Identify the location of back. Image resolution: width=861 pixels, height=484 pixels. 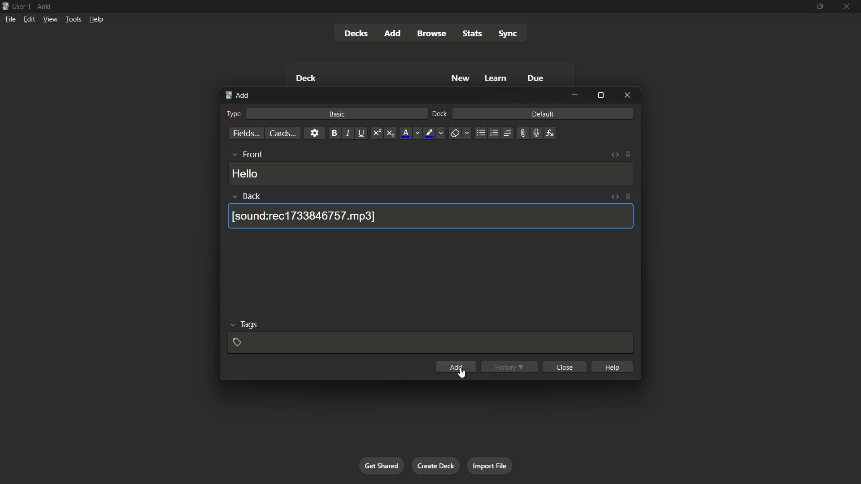
(246, 195).